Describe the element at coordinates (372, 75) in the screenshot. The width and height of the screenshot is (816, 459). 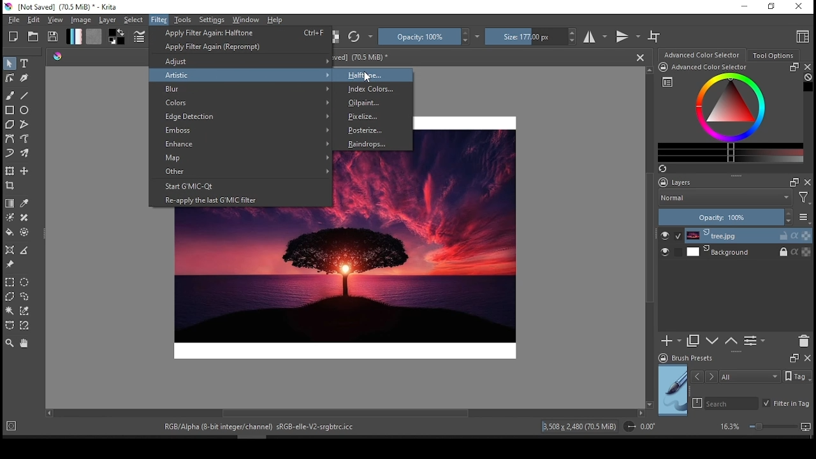
I see `halftone` at that location.